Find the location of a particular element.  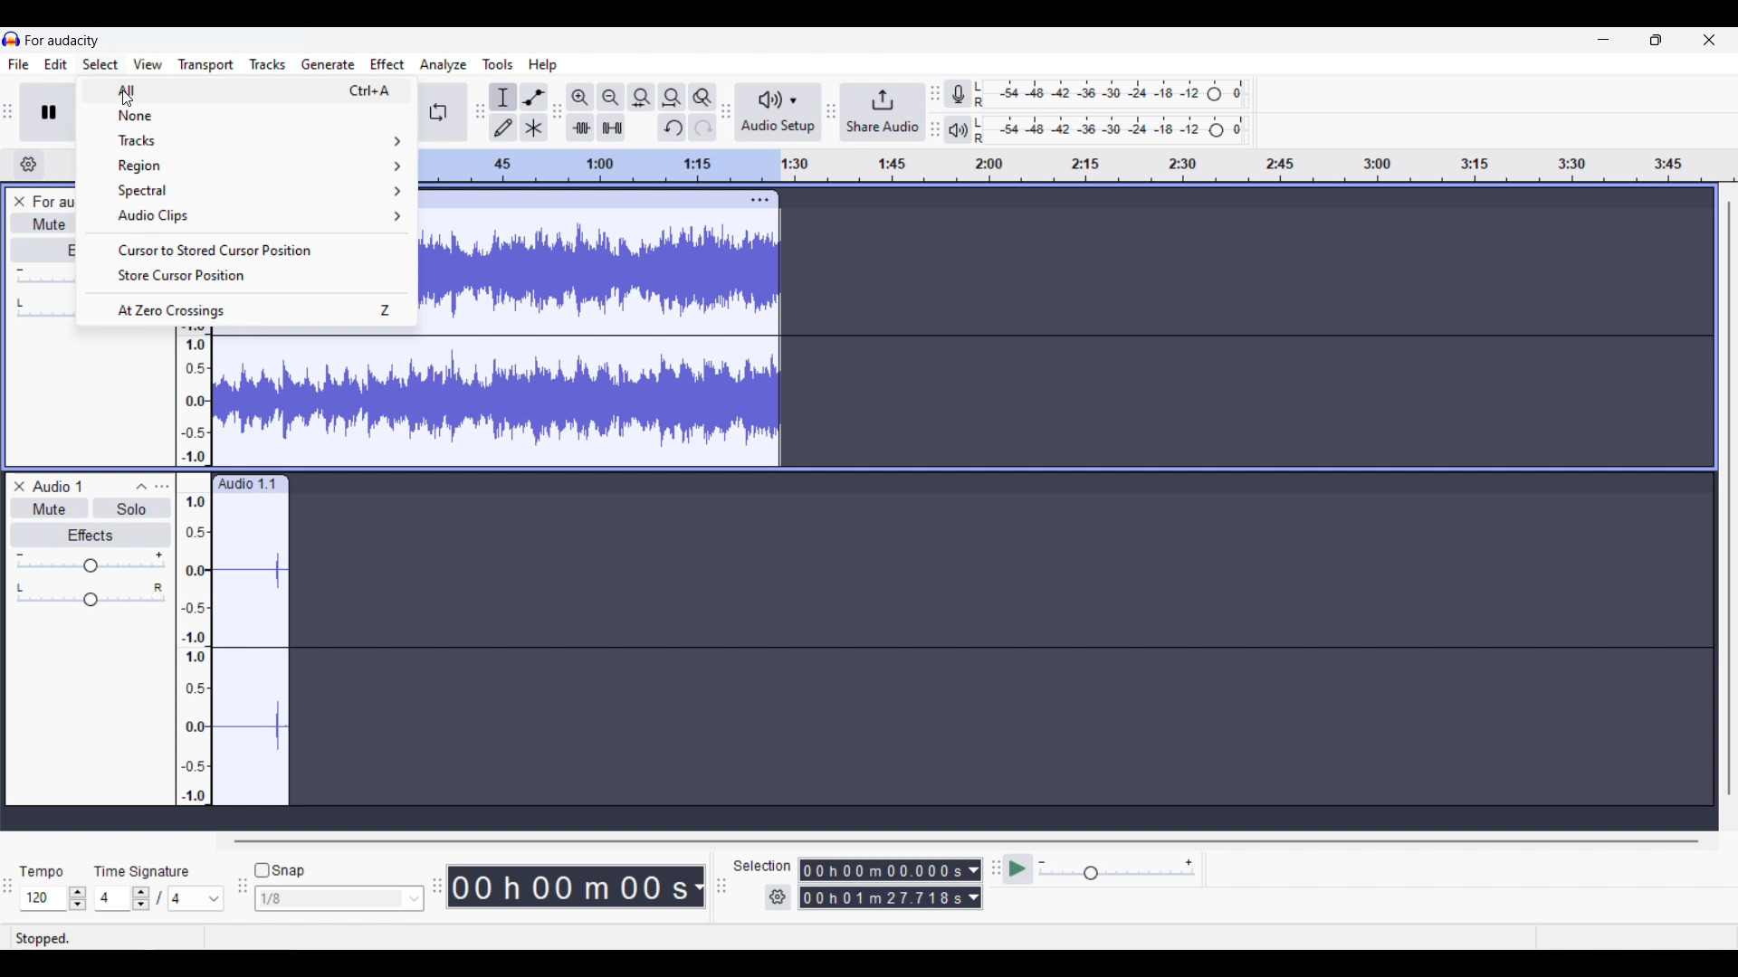

Region options is located at coordinates (248, 166).